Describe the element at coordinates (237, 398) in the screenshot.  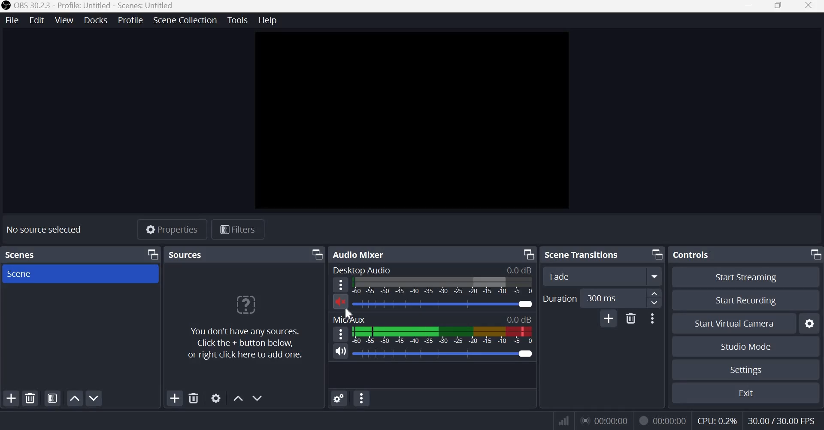
I see `Move source(s) up` at that location.